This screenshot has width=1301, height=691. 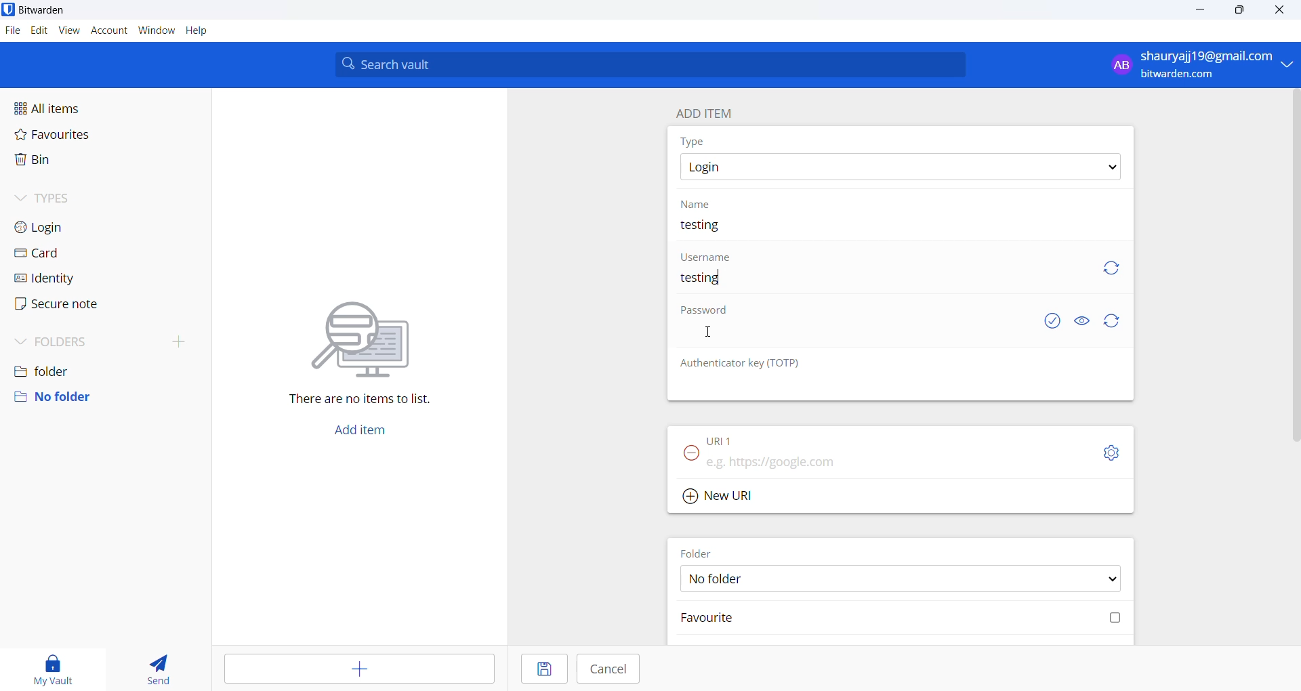 What do you see at coordinates (902, 232) in the screenshot?
I see `name input box. current name: testing` at bounding box center [902, 232].